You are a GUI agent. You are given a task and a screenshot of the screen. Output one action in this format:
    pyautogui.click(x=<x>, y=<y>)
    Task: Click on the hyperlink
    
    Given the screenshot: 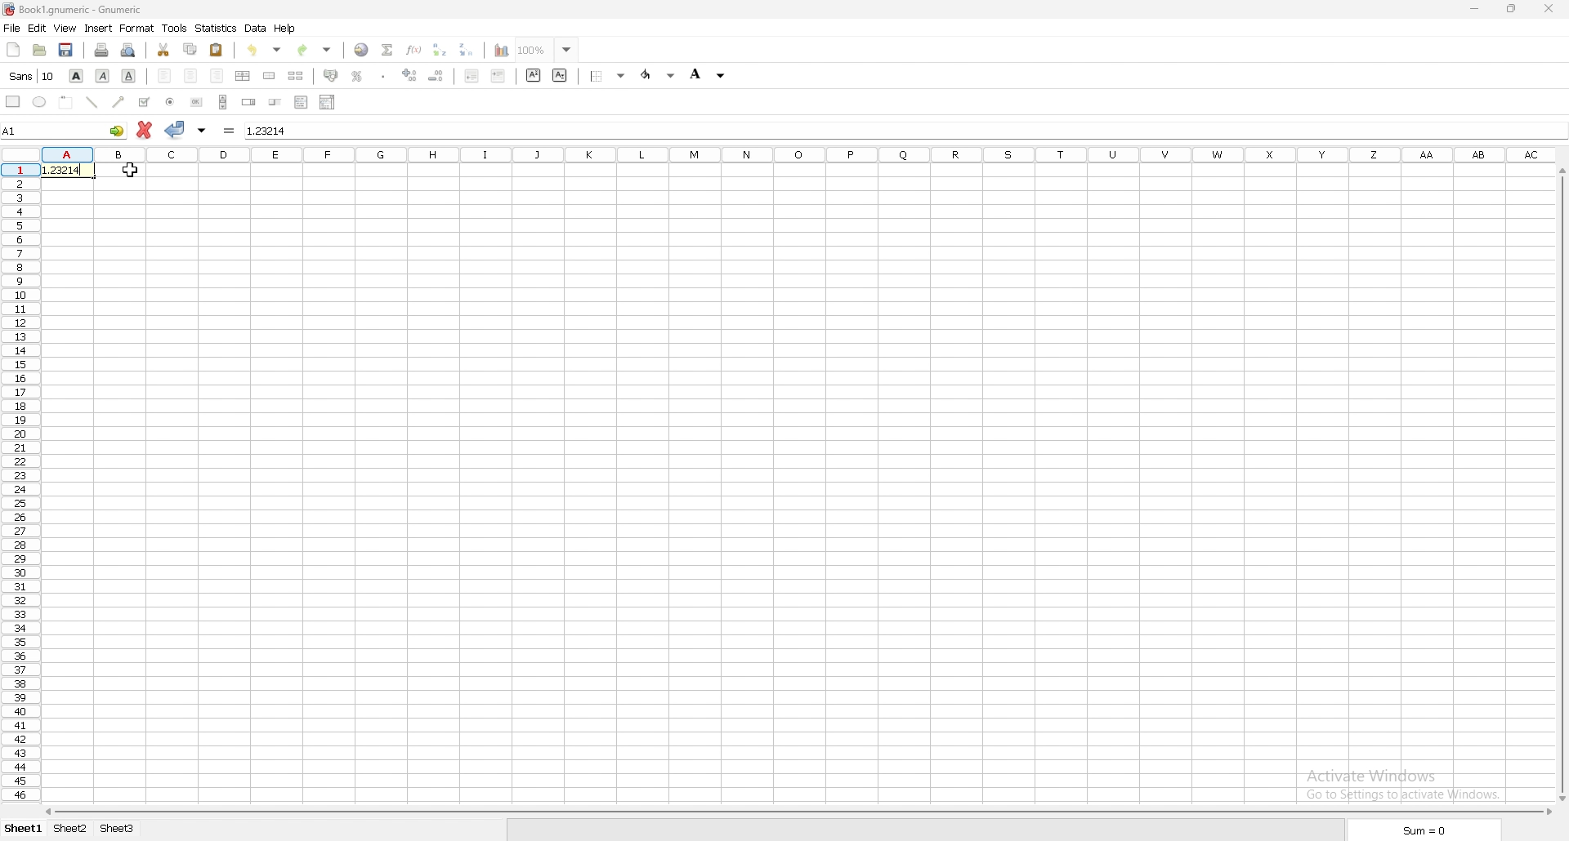 What is the action you would take?
    pyautogui.click(x=362, y=50)
    